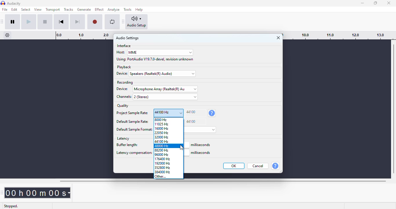  I want to click on vertical scrollbar, so click(393, 109).